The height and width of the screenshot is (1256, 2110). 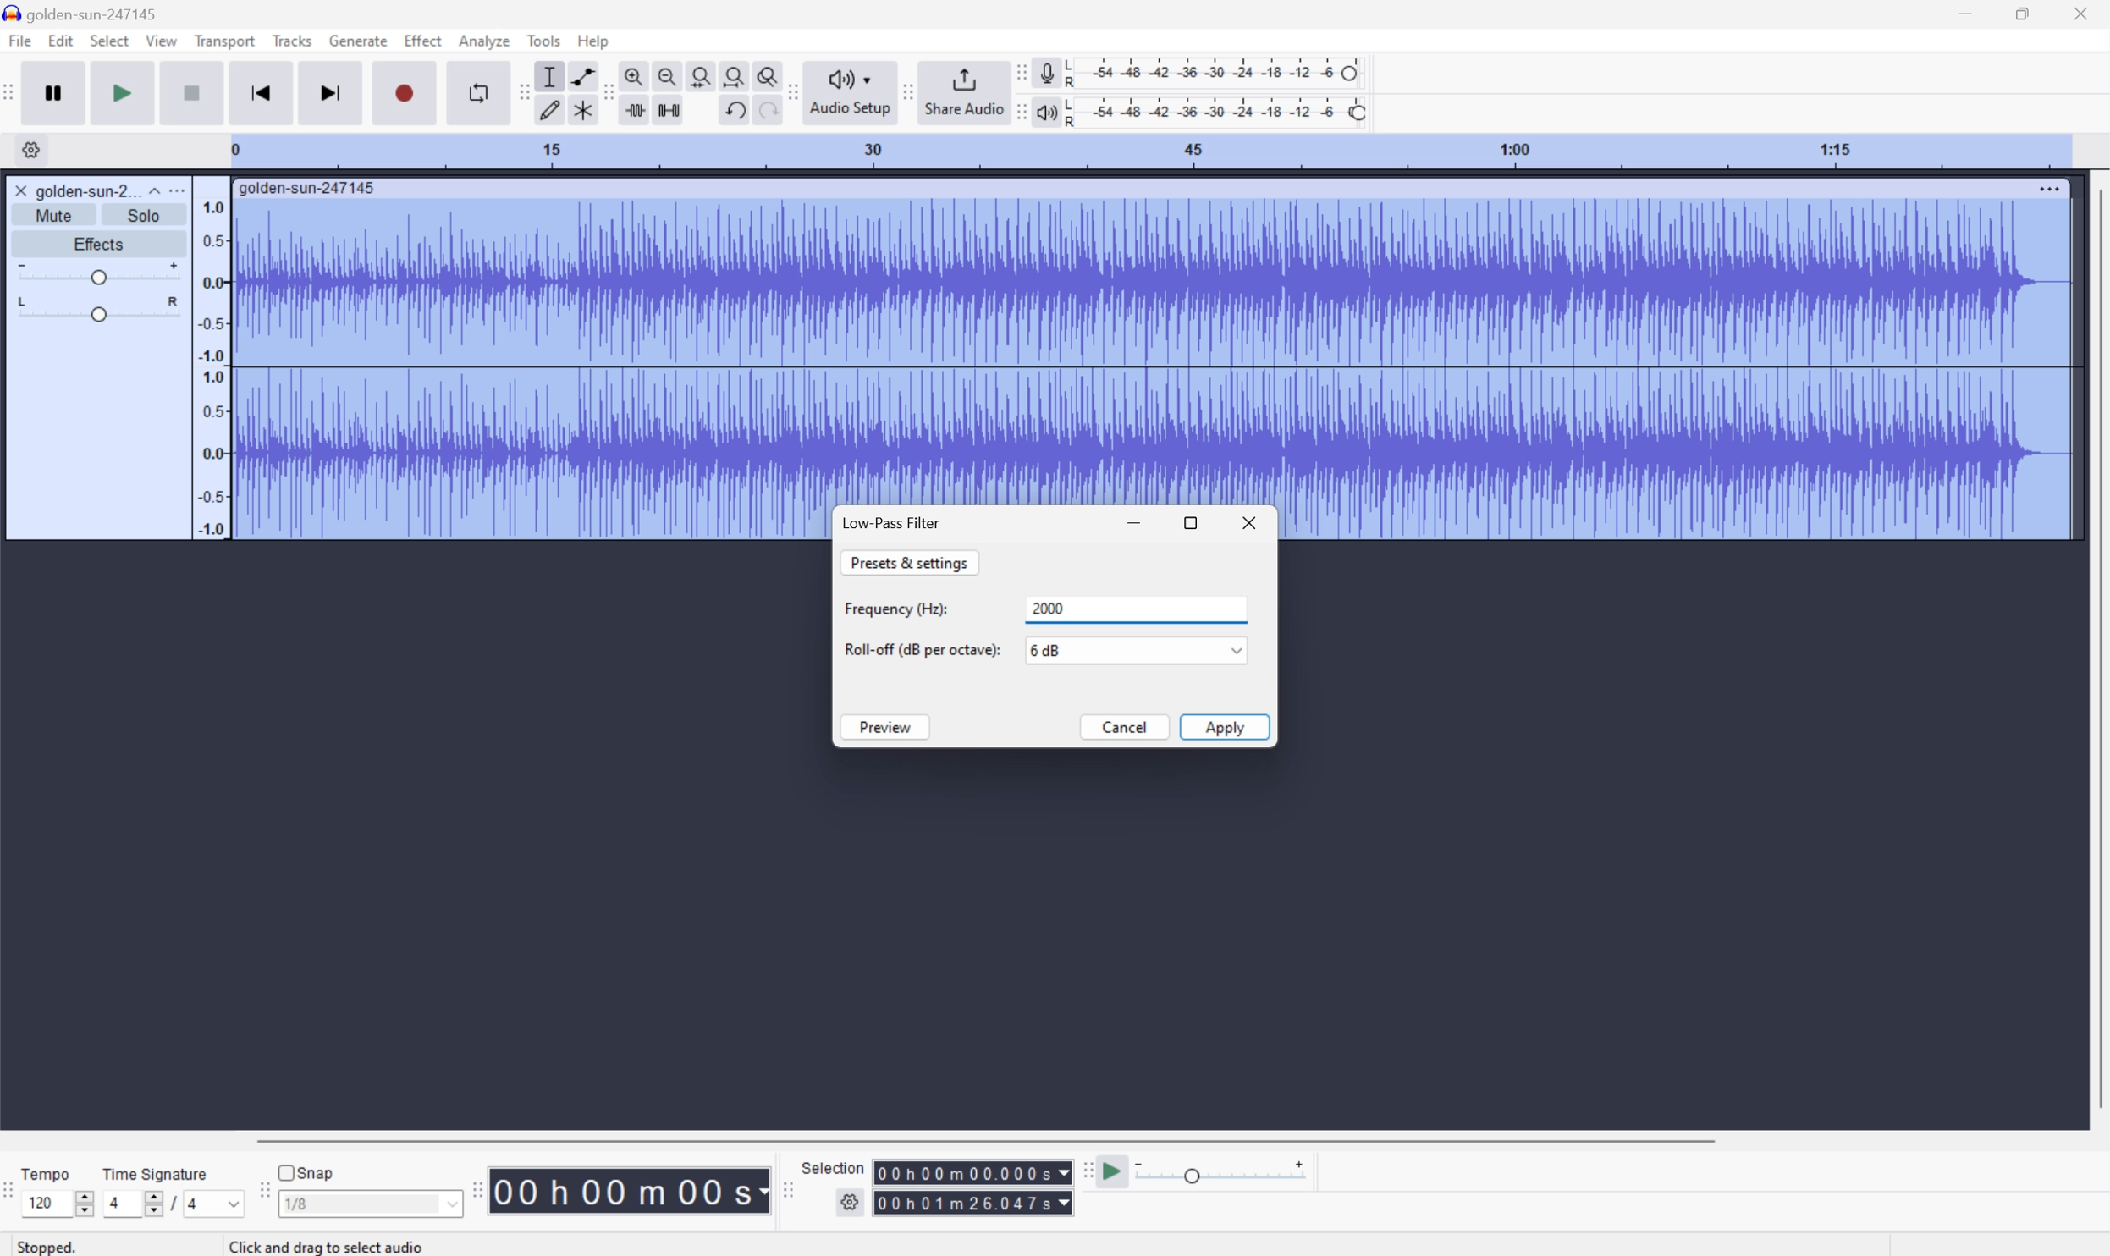 I want to click on Analyze, so click(x=484, y=41).